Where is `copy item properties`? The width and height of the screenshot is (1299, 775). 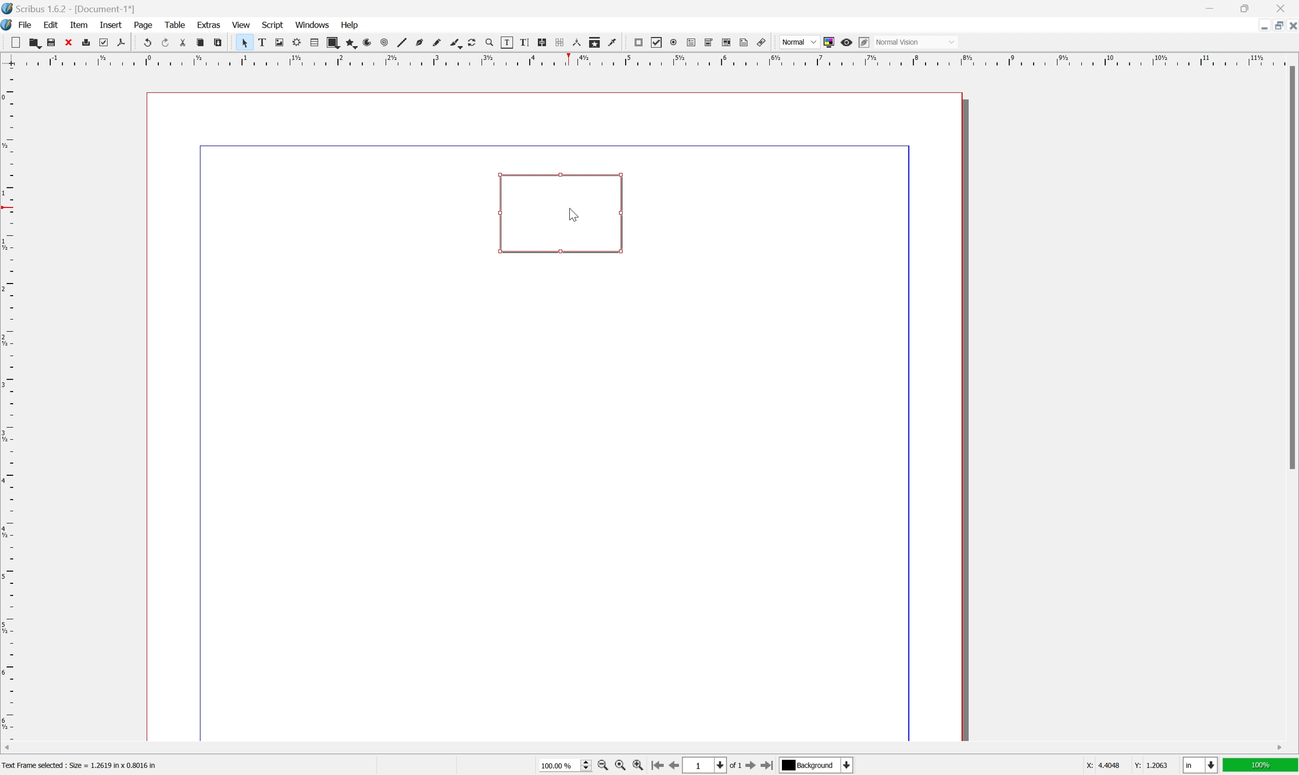
copy item properties is located at coordinates (595, 43).